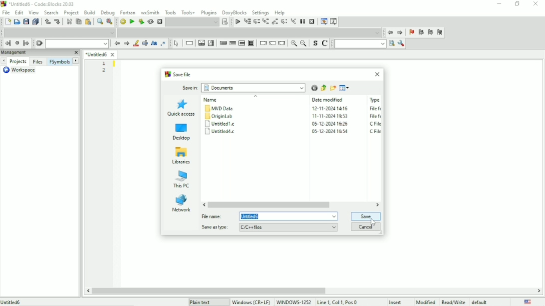 The image size is (545, 306). Describe the element at coordinates (12, 302) in the screenshot. I see `File name` at that location.